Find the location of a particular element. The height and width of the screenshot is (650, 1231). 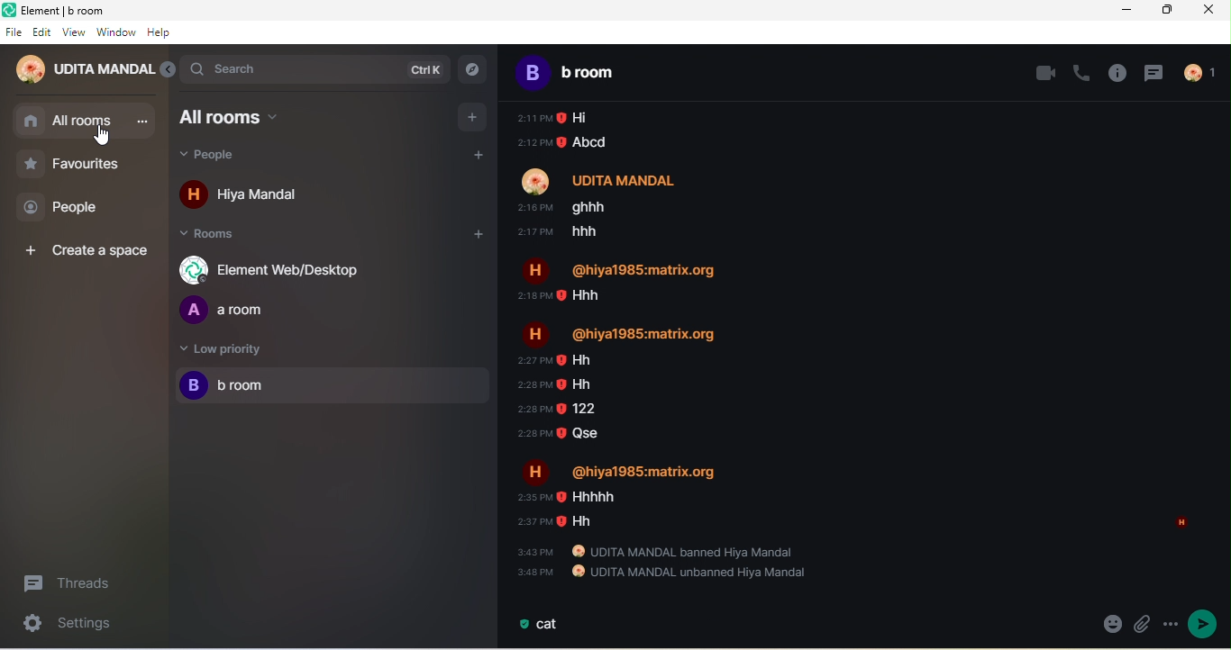

maximize is located at coordinates (1172, 11).